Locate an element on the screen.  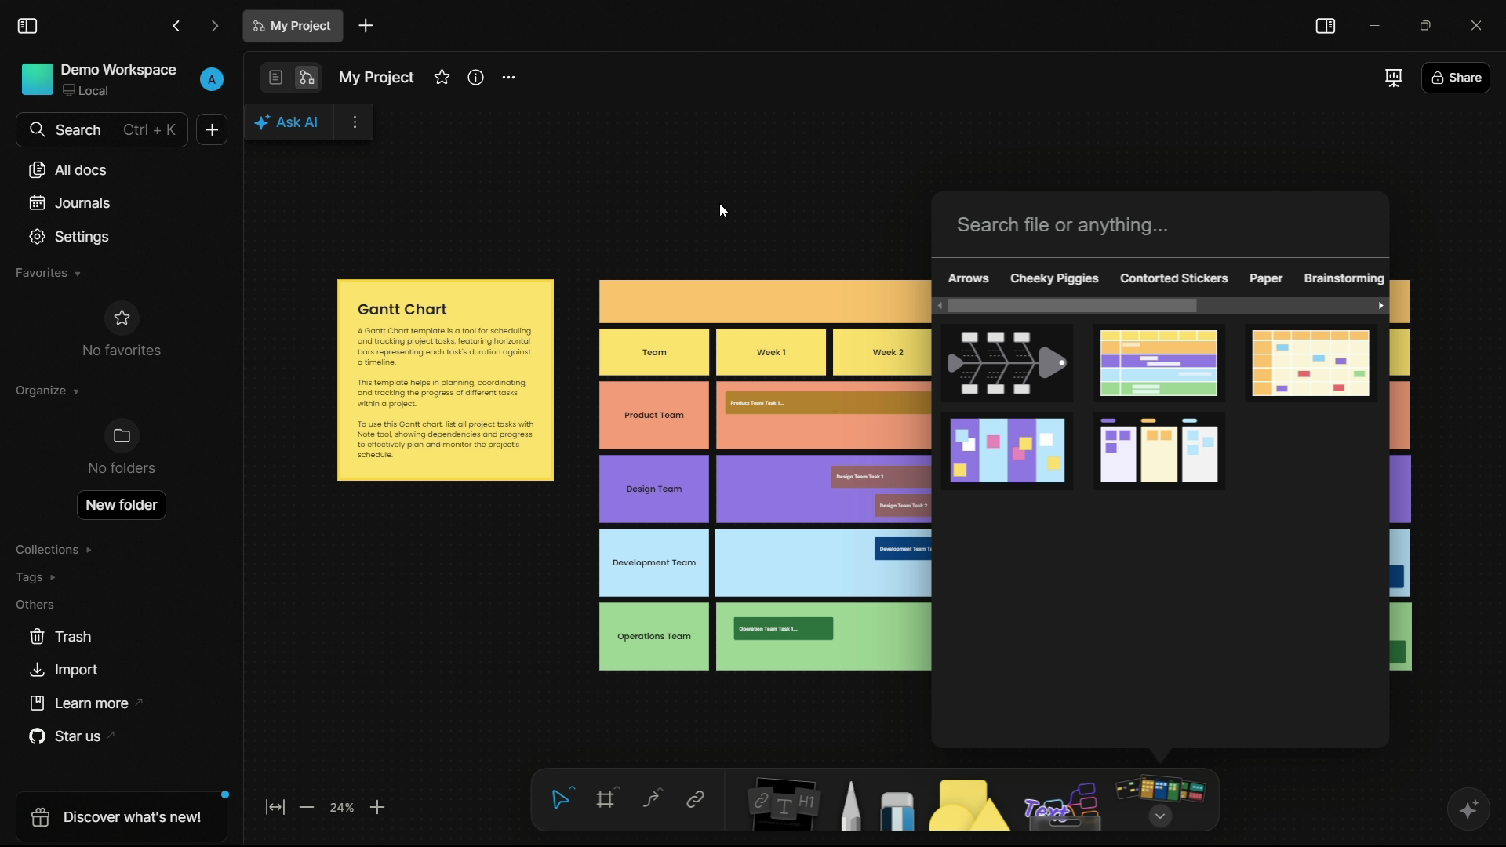
Cheeky Piggies is located at coordinates (1055, 278).